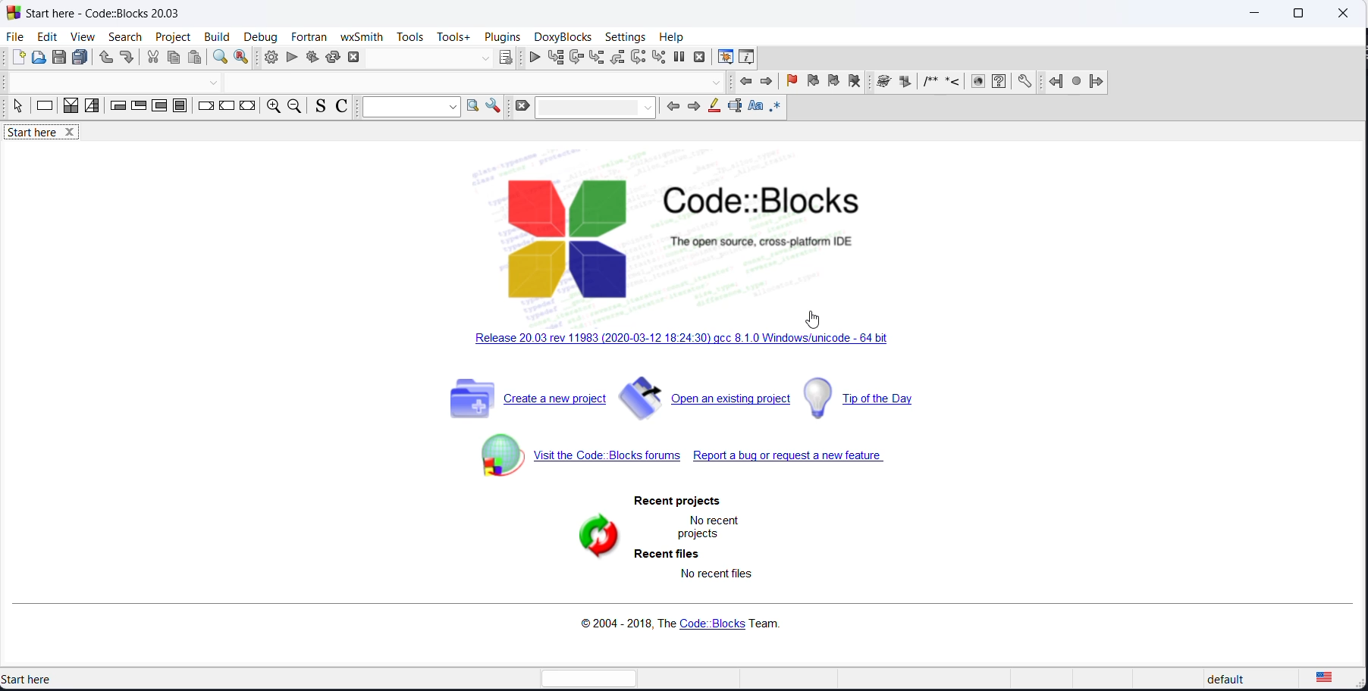 The image size is (1368, 691). What do you see at coordinates (617, 58) in the screenshot?
I see `step out` at bounding box center [617, 58].